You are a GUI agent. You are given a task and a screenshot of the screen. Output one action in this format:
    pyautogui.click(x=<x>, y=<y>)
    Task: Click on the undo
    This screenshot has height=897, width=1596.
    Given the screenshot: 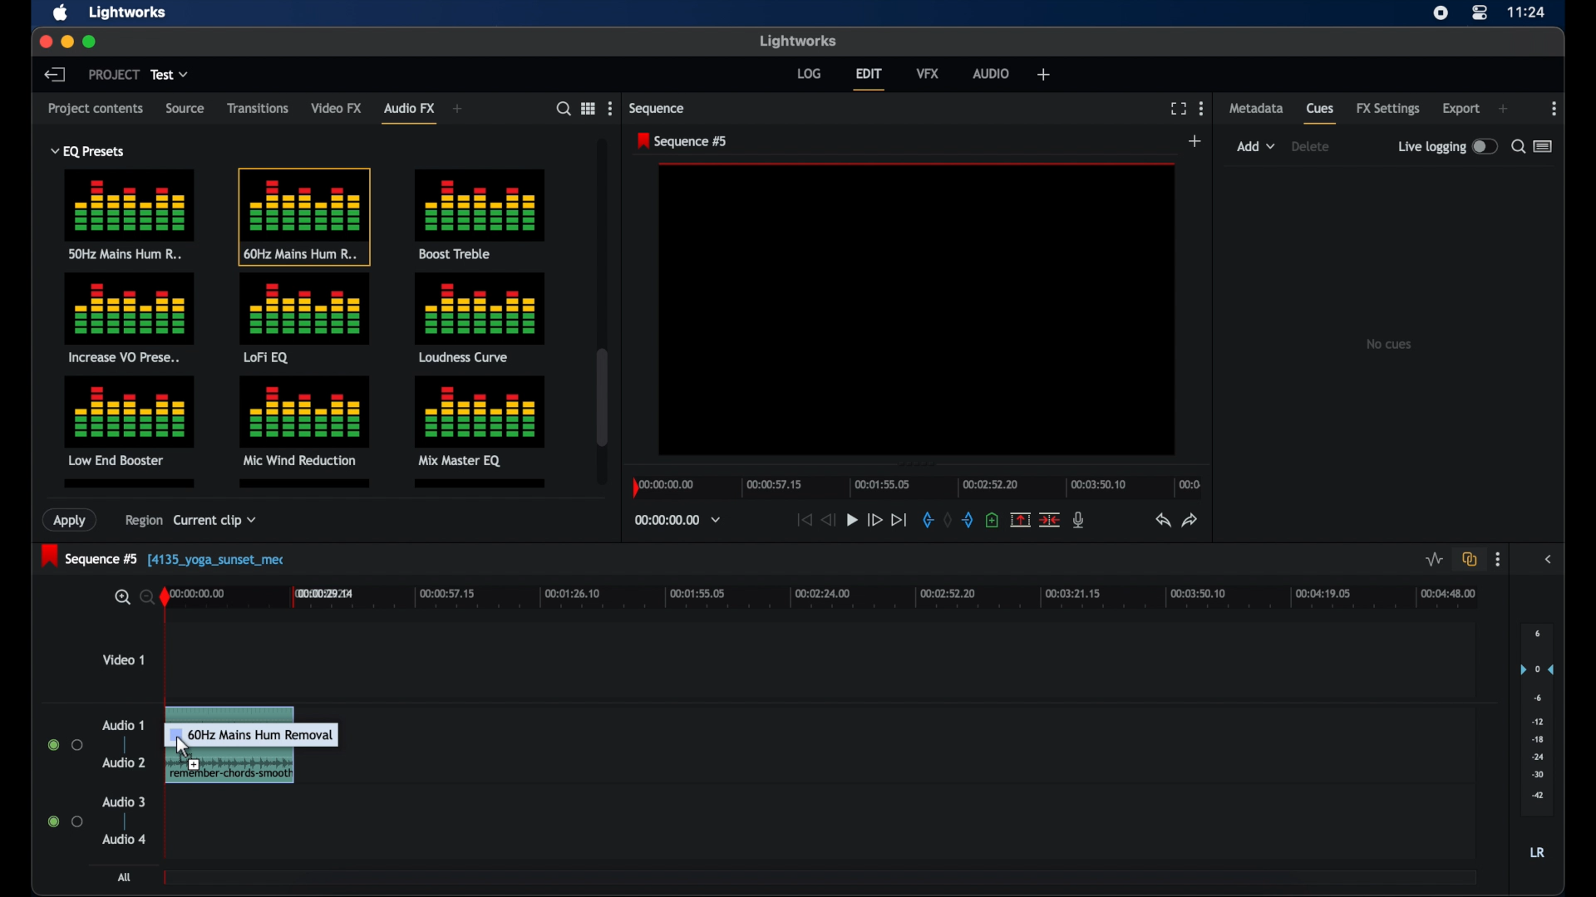 What is the action you would take?
    pyautogui.click(x=1161, y=520)
    